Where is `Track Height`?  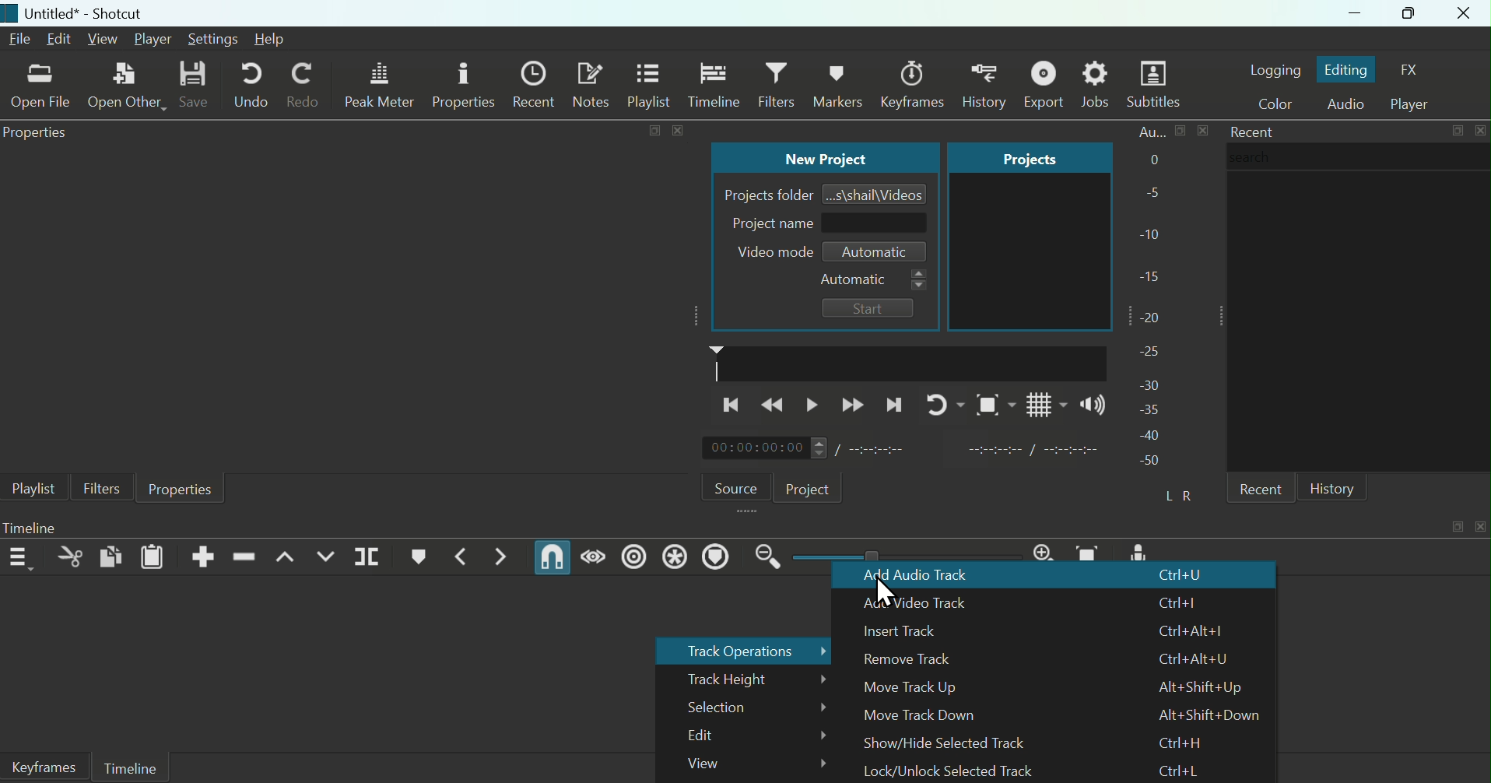 Track Height is located at coordinates (745, 679).